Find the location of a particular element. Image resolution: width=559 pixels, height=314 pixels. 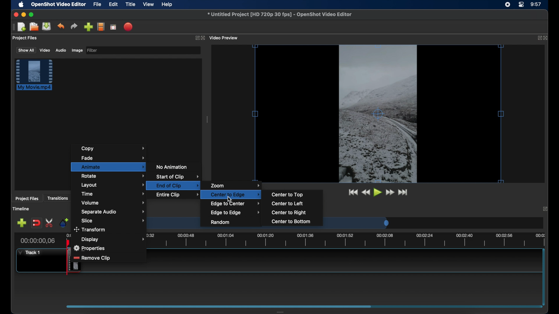

expand is located at coordinates (196, 38).